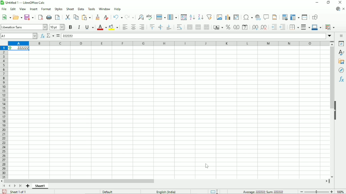  Describe the element at coordinates (342, 35) in the screenshot. I see `Sidebar settings` at that location.